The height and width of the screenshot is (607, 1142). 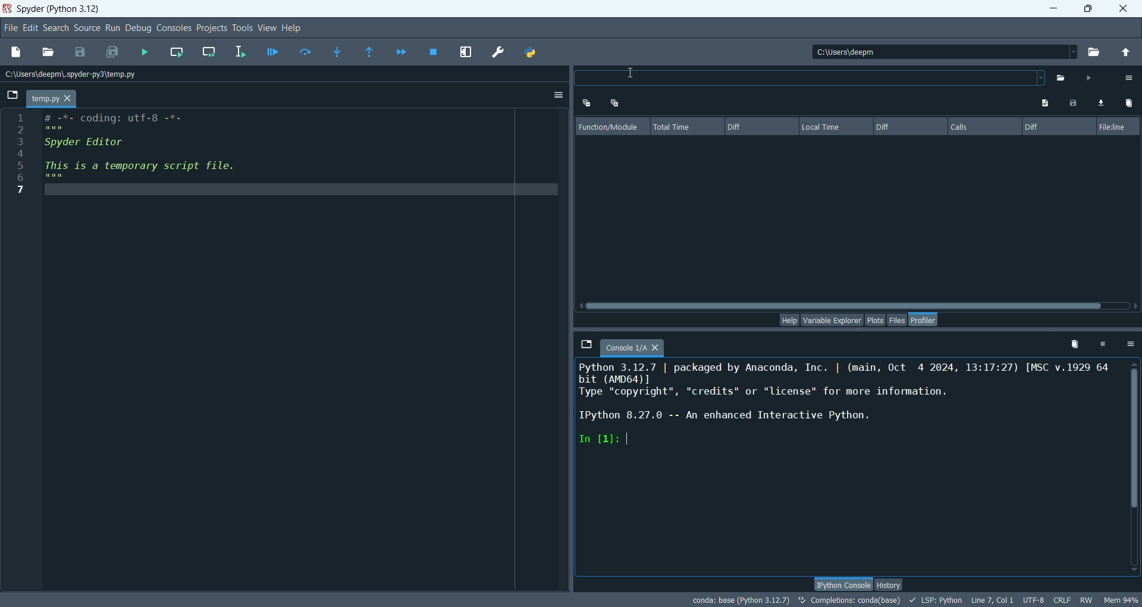 What do you see at coordinates (112, 28) in the screenshot?
I see `run` at bounding box center [112, 28].